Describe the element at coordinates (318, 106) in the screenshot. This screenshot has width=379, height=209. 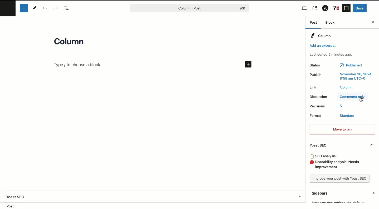
I see `Revisions` at that location.